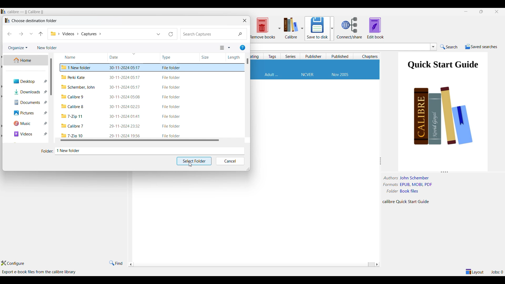  I want to click on date , so click(124, 67).